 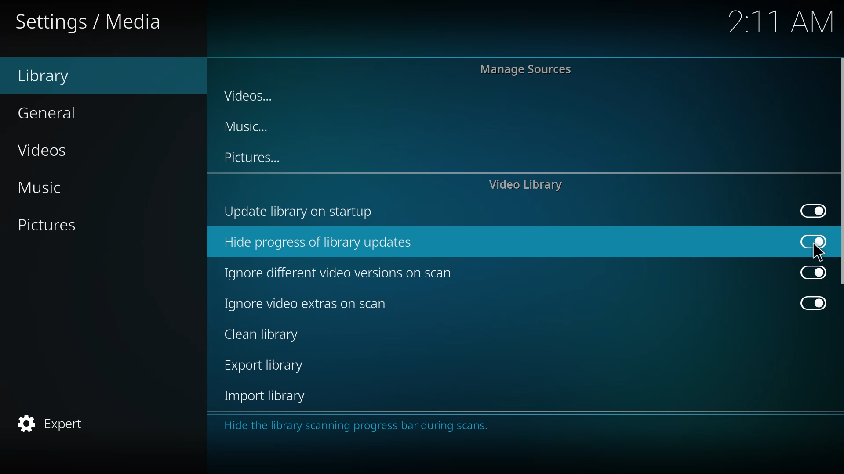 What do you see at coordinates (256, 158) in the screenshot?
I see `pictures` at bounding box center [256, 158].